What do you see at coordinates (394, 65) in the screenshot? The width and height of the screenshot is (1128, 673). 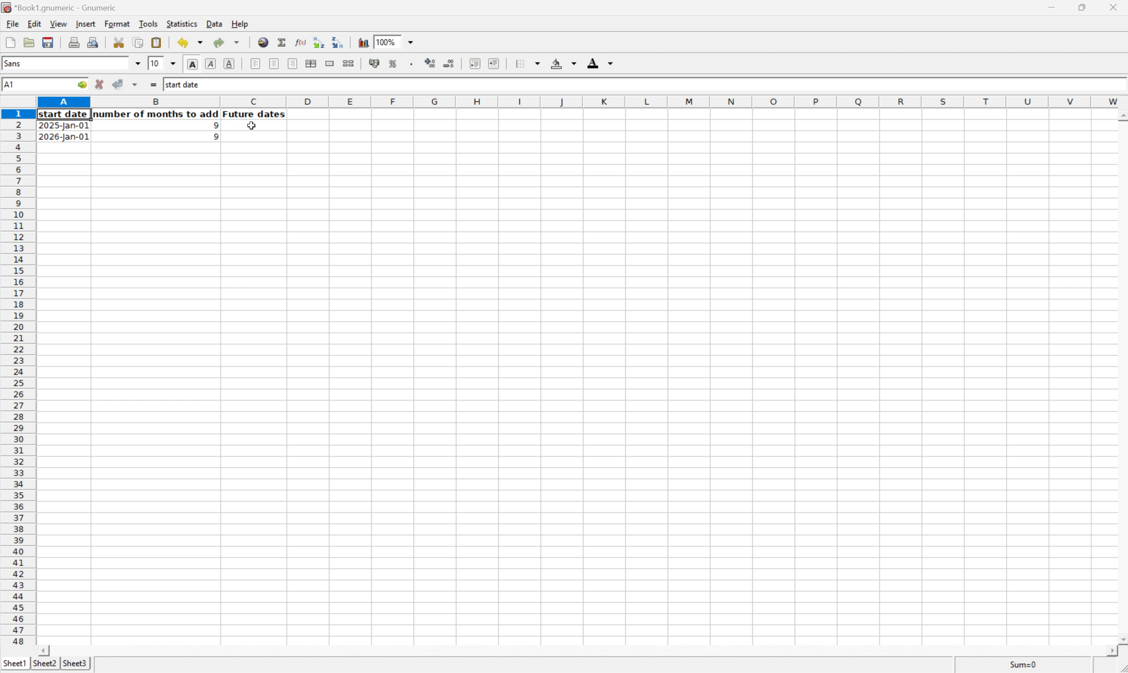 I see `Format the selection as percentage` at bounding box center [394, 65].